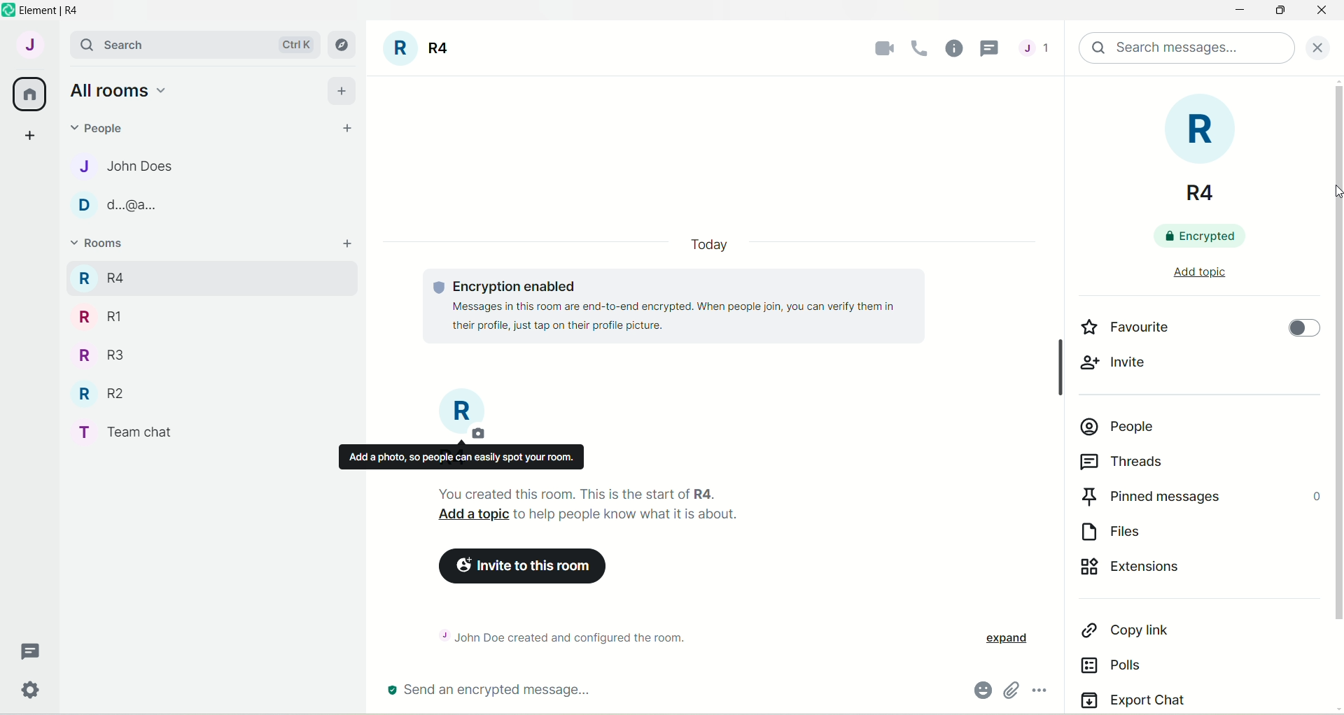  I want to click on settings, so click(33, 693).